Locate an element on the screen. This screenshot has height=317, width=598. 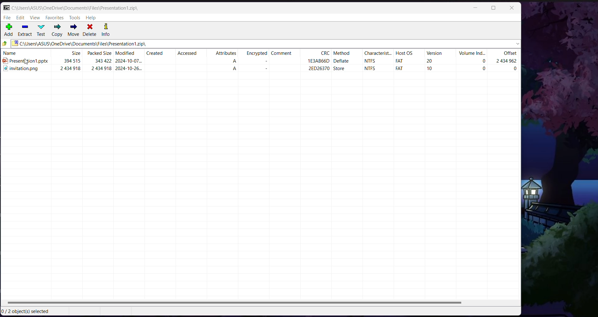
 2024-10-26... is located at coordinates (130, 70).